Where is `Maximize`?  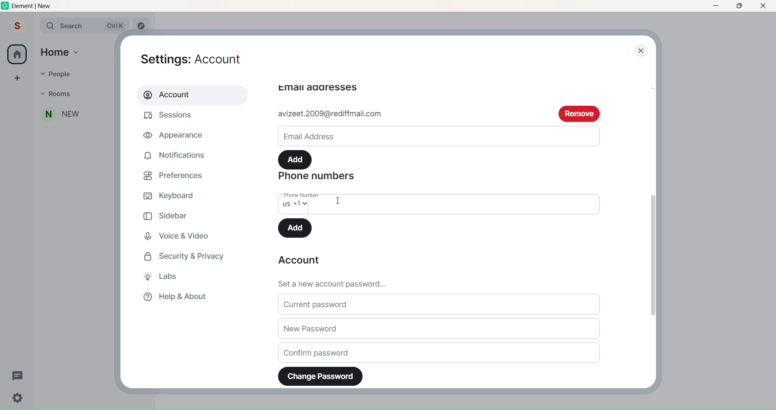
Maximize is located at coordinates (738, 6).